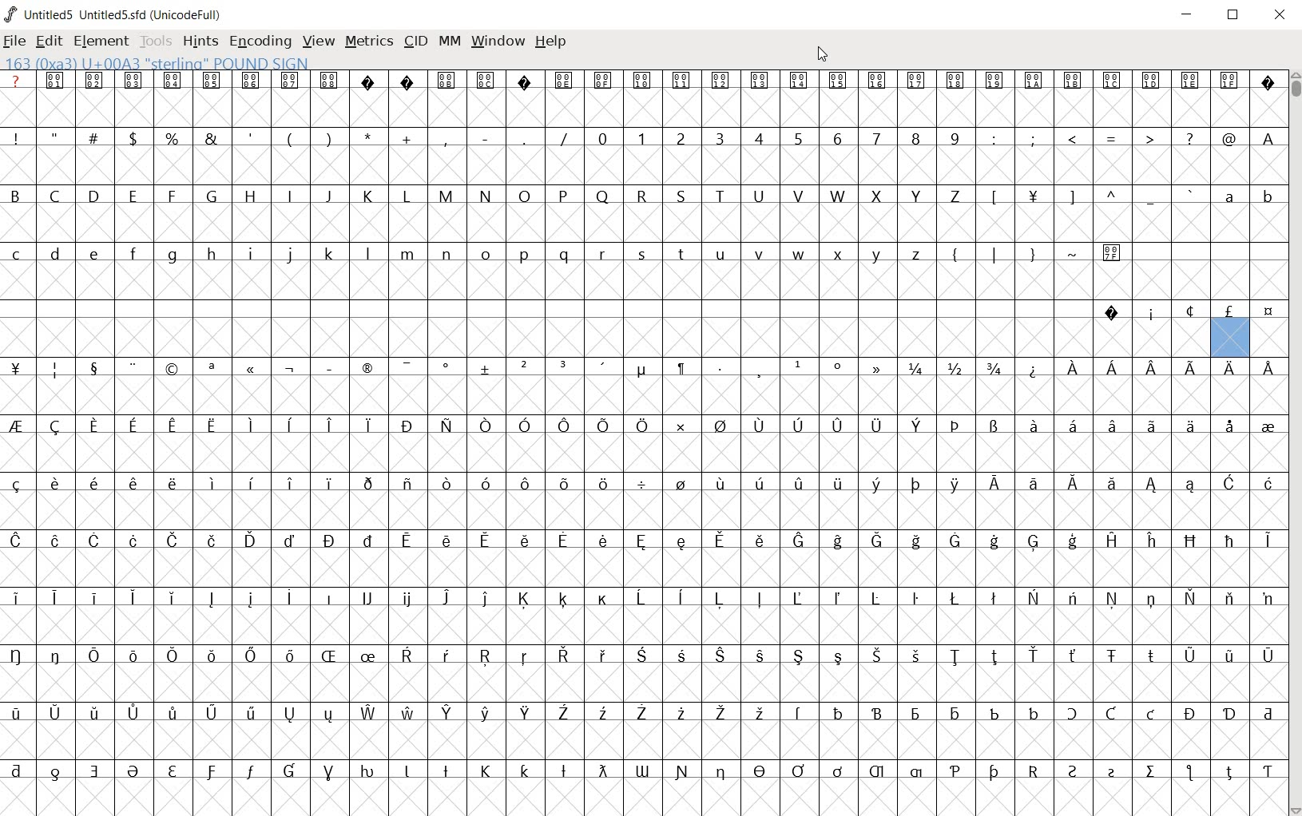 The height and width of the screenshot is (816, 1302). I want to click on Symbol, so click(915, 484).